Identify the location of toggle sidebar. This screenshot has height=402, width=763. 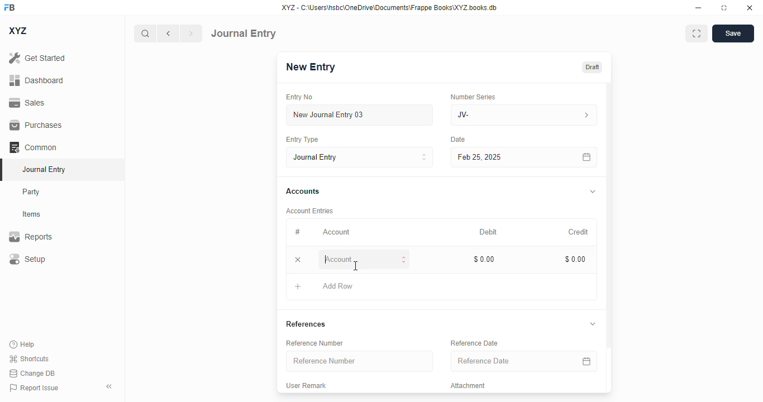
(110, 386).